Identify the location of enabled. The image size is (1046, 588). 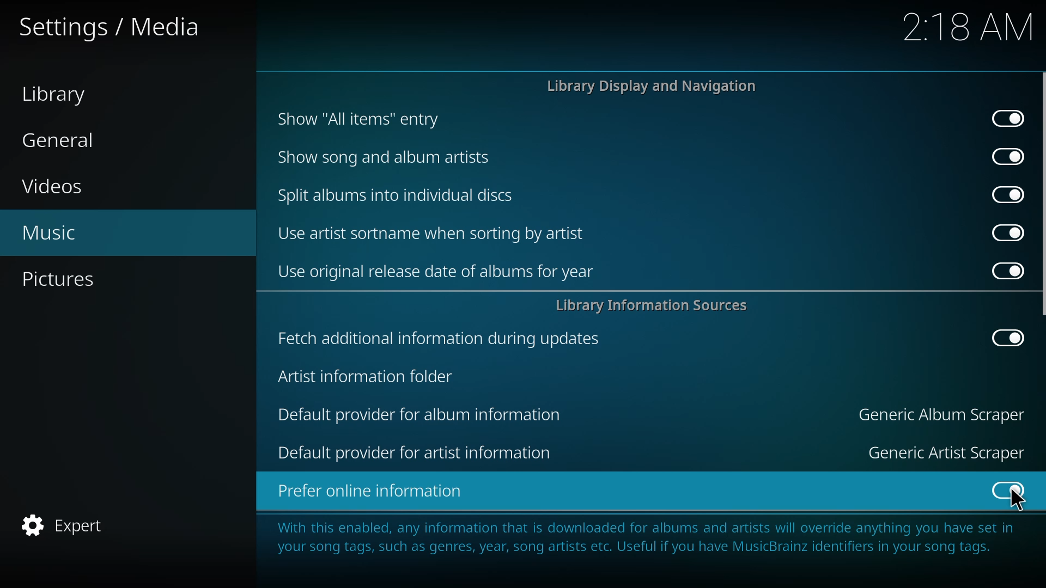
(1006, 489).